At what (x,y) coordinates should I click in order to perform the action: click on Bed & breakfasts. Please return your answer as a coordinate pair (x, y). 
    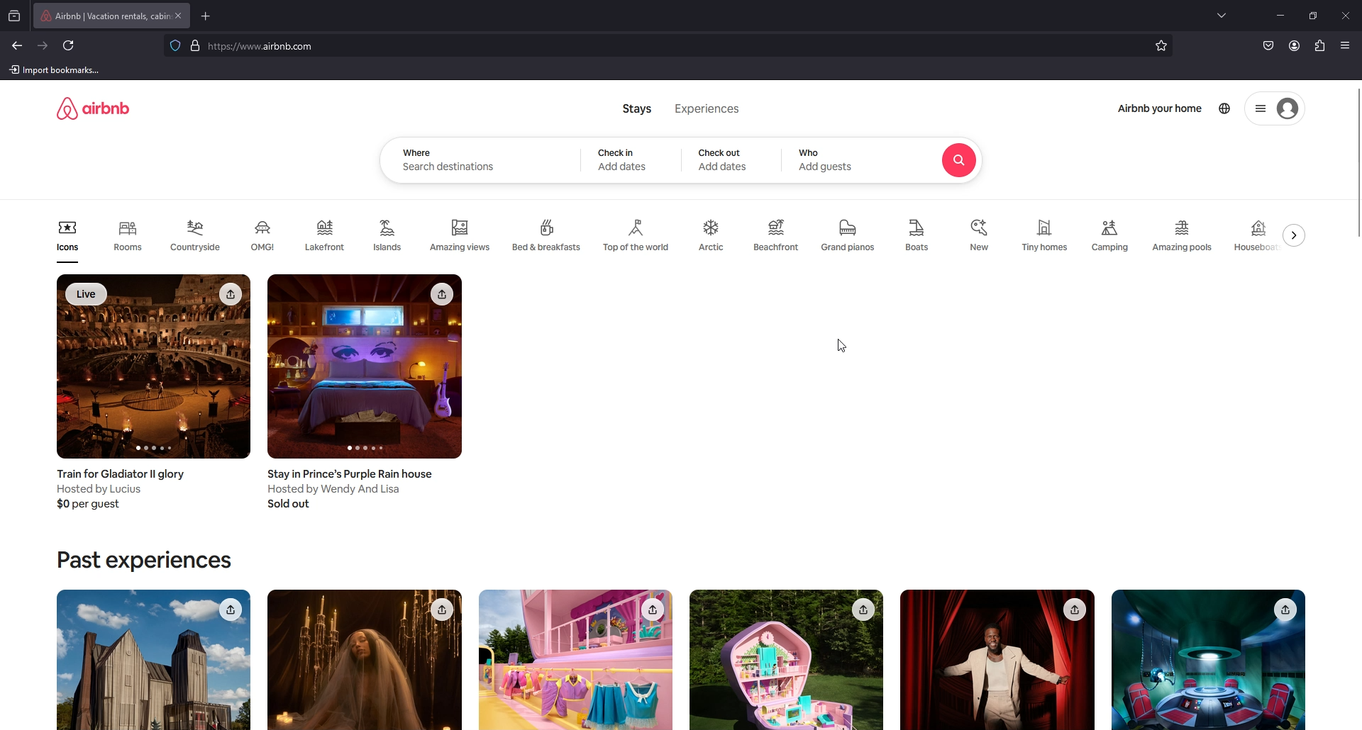
    Looking at the image, I should click on (548, 233).